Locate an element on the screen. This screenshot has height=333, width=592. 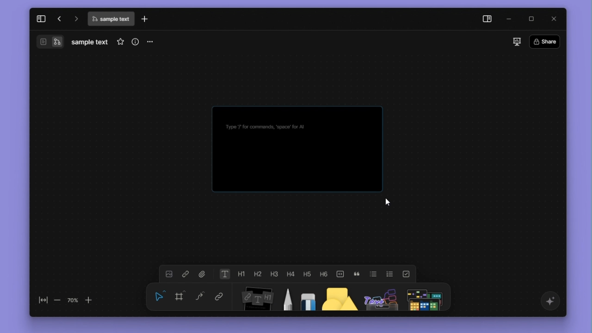
file name is located at coordinates (90, 42).